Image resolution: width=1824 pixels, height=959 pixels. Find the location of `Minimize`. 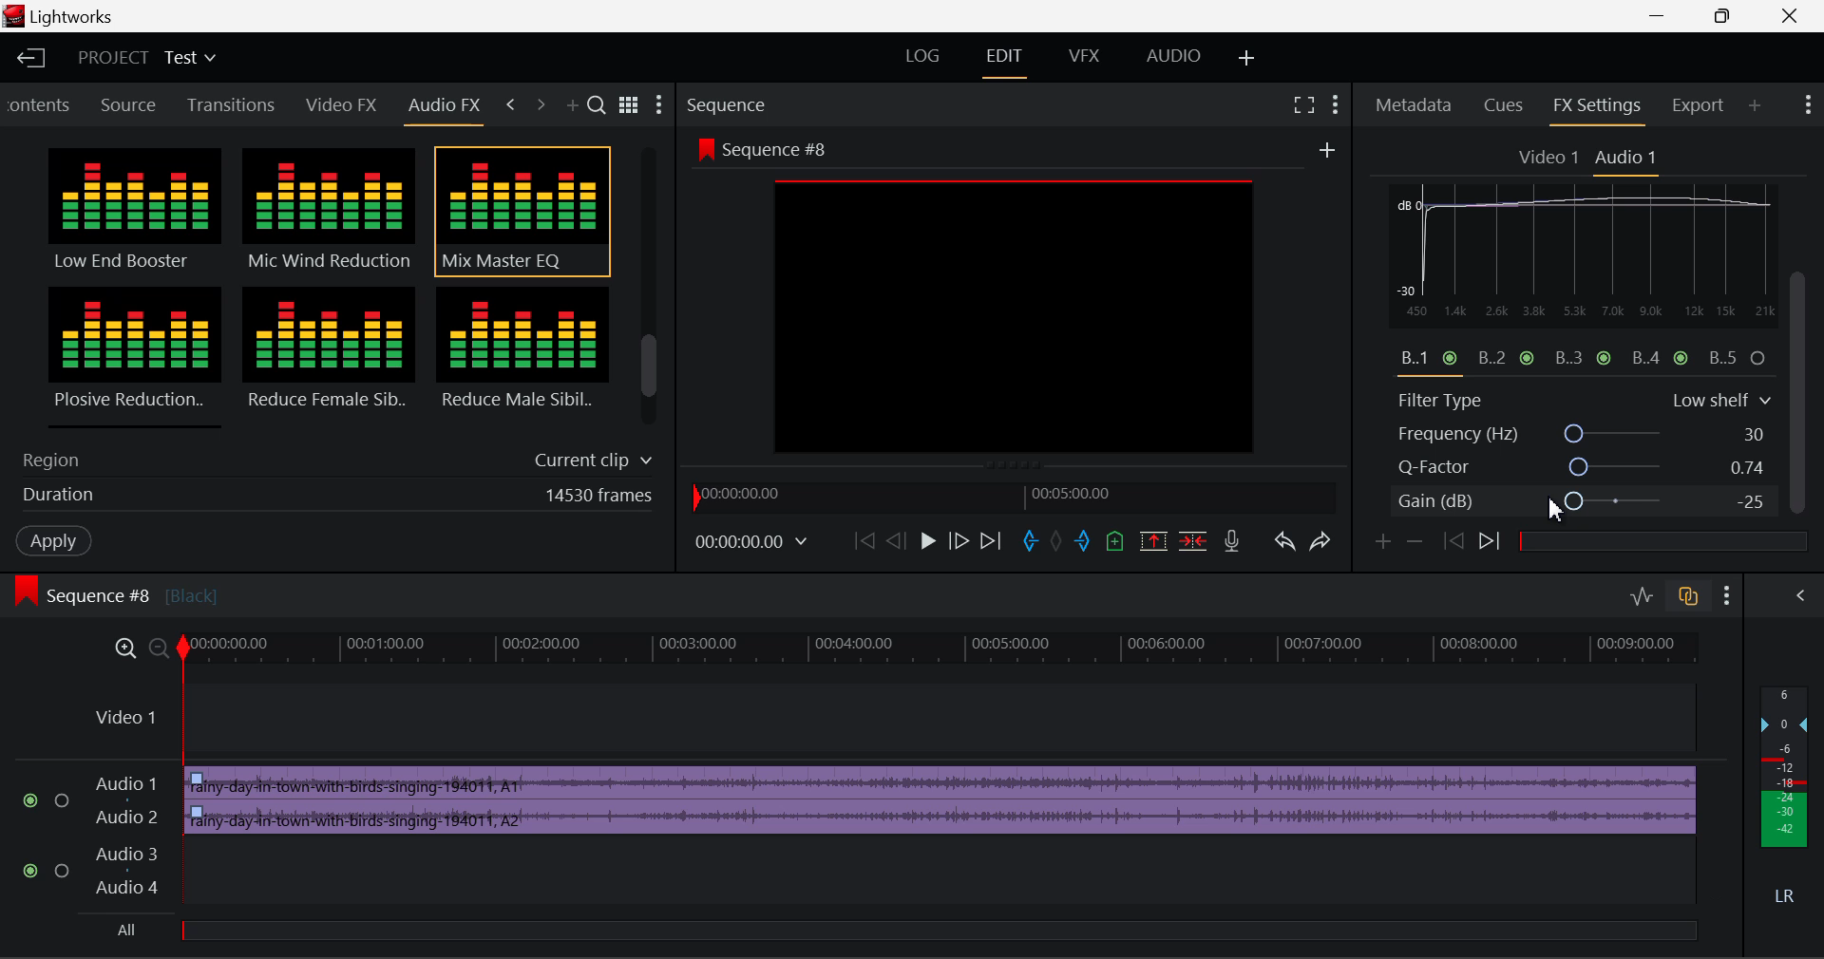

Minimize is located at coordinates (1731, 15).